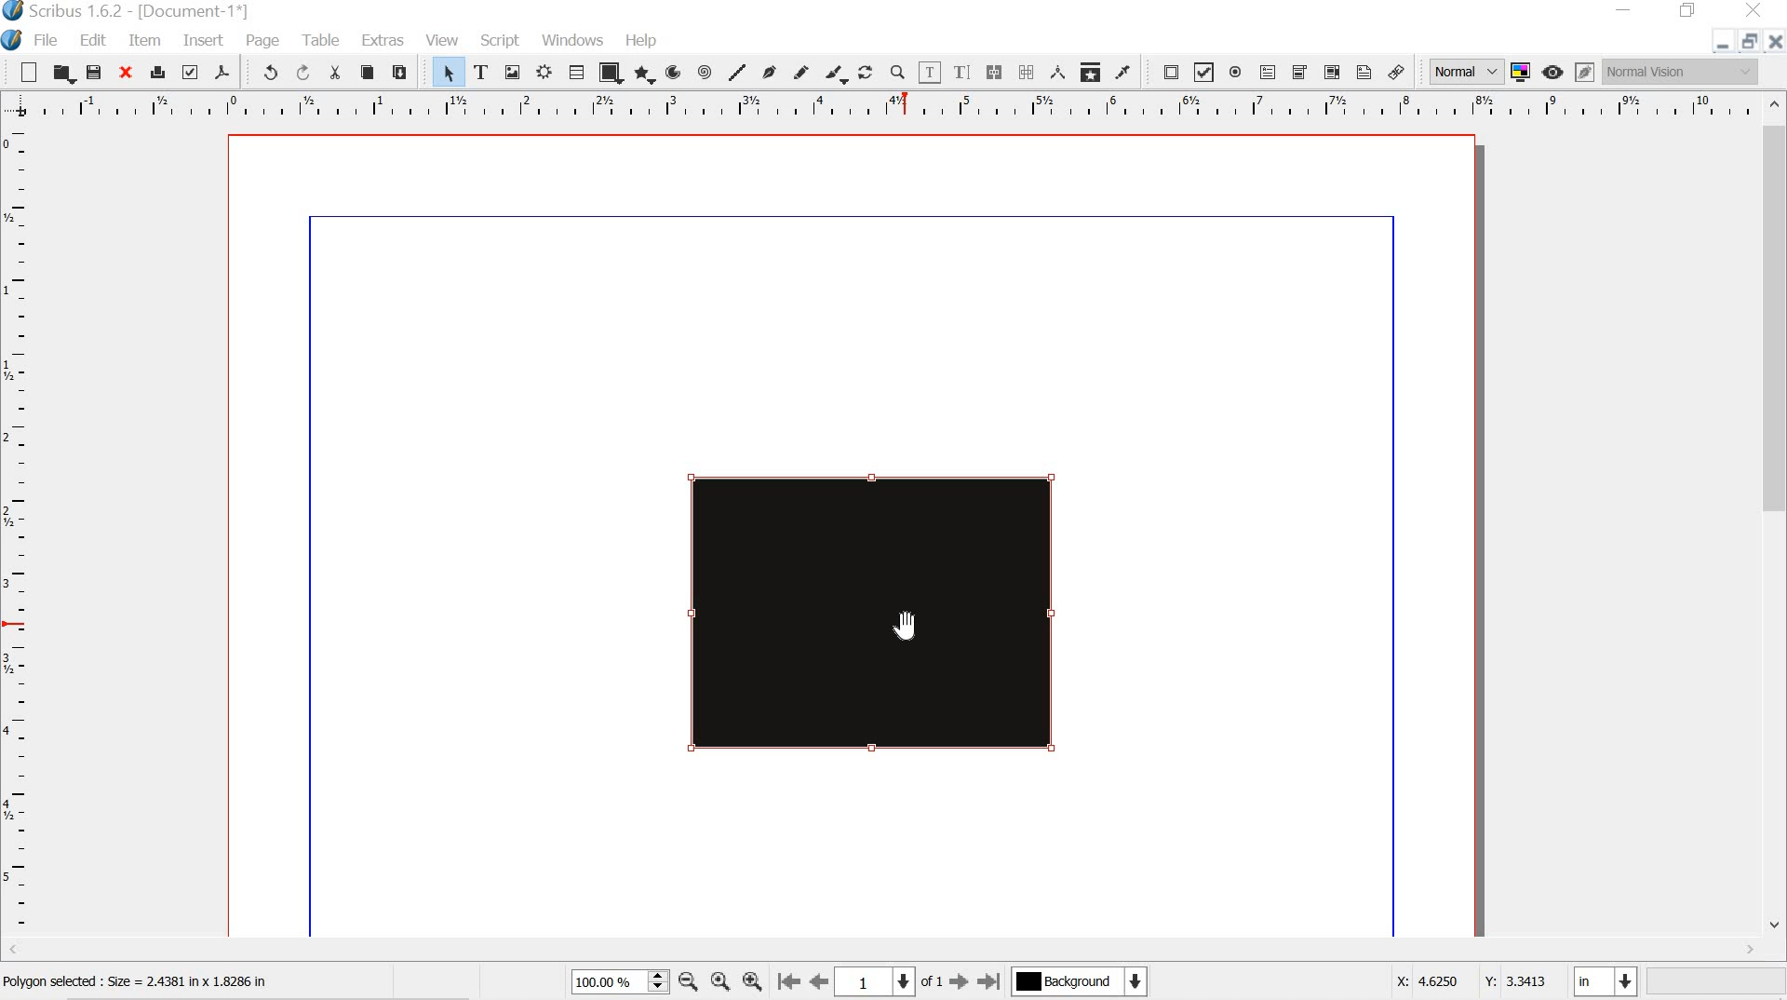  What do you see at coordinates (994, 74) in the screenshot?
I see `link text frame` at bounding box center [994, 74].